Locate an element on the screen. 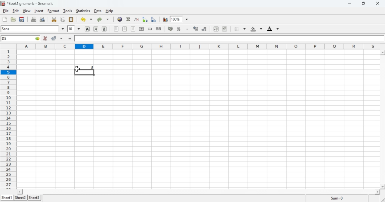  Font size is located at coordinates (74, 29).